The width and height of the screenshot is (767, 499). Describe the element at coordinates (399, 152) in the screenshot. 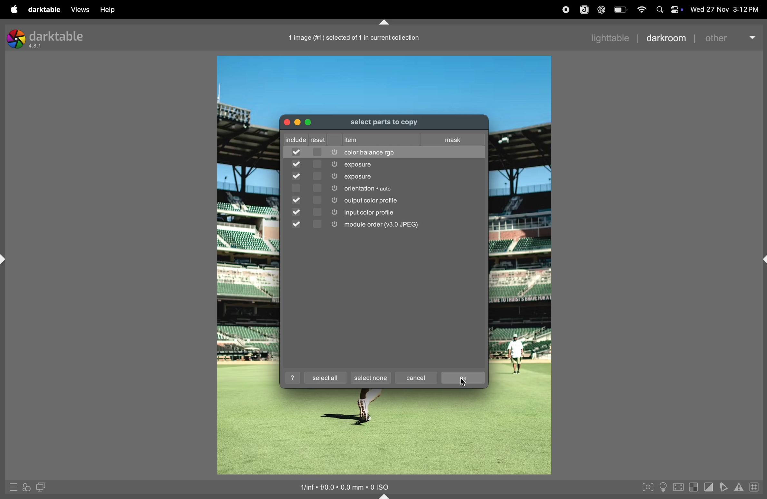

I see `color balance` at that location.